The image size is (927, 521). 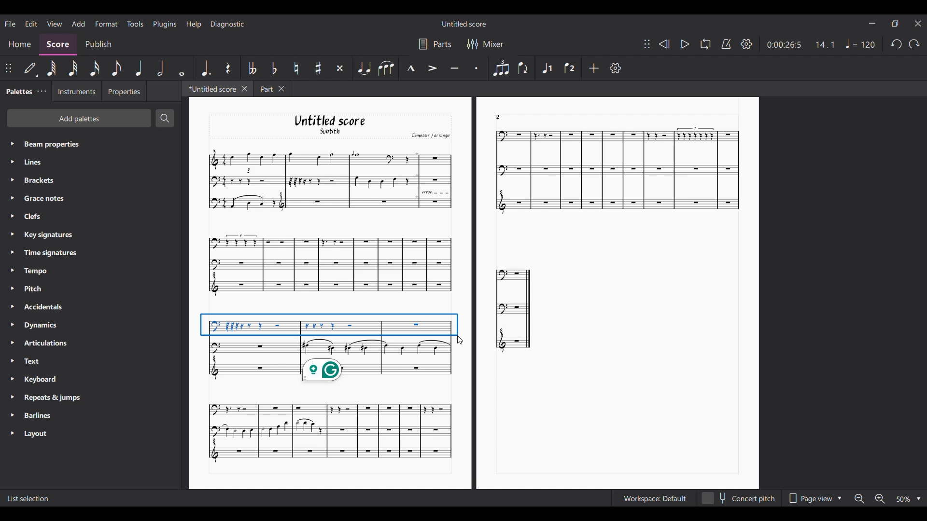 I want to click on Minimize, so click(x=872, y=23).